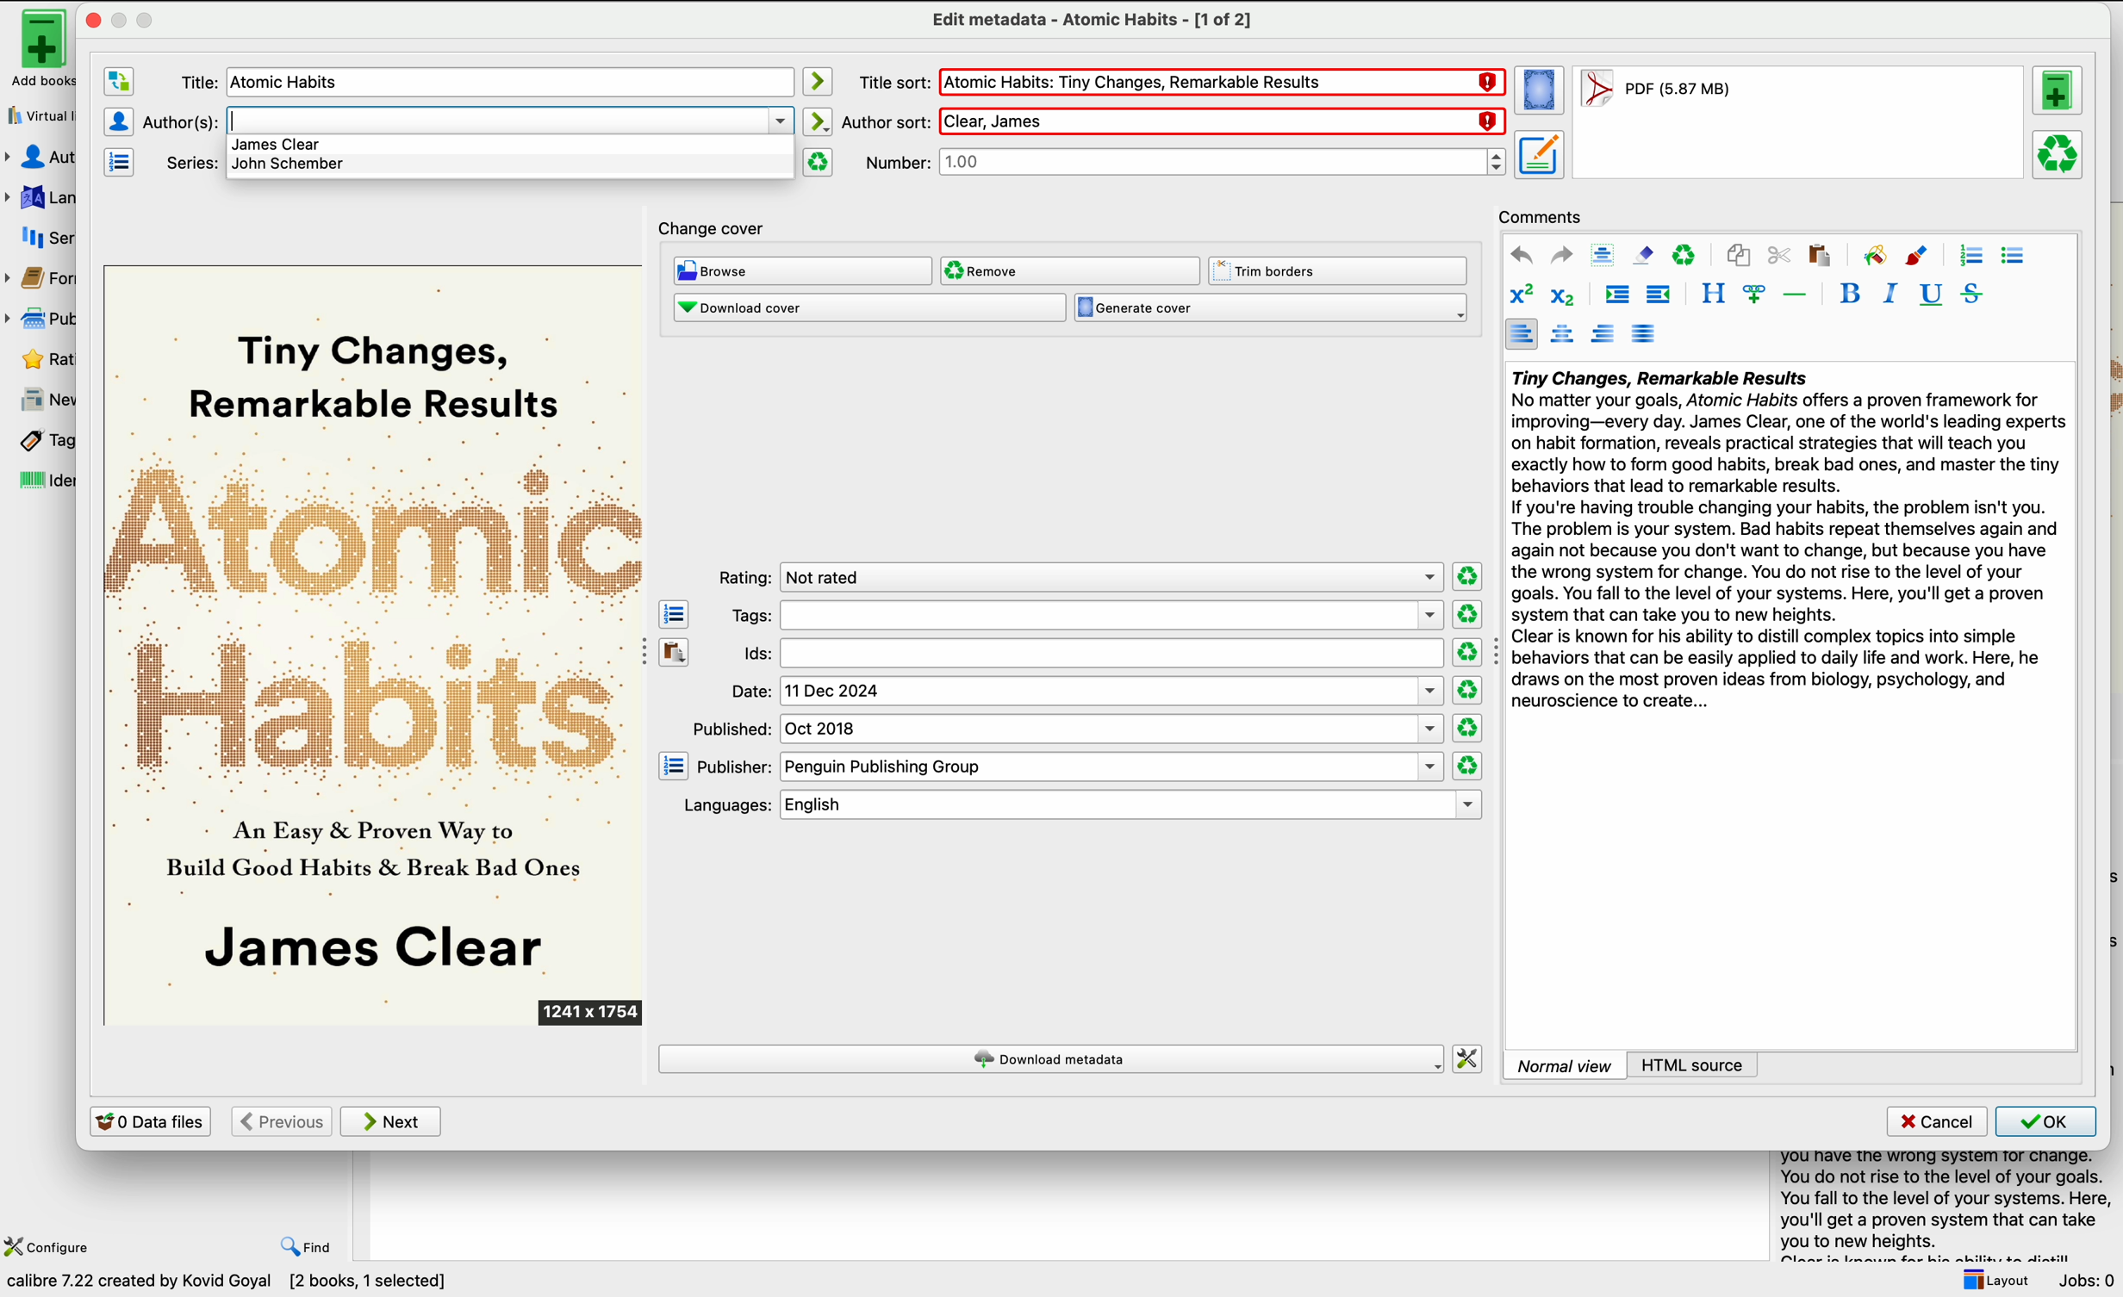 The width and height of the screenshot is (2123, 1297). I want to click on clear rating, so click(1466, 614).